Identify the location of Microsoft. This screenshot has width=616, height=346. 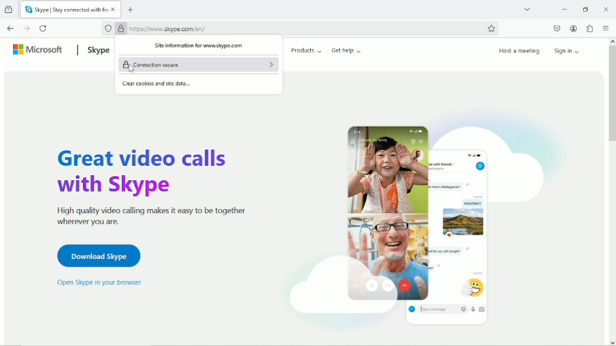
(38, 49).